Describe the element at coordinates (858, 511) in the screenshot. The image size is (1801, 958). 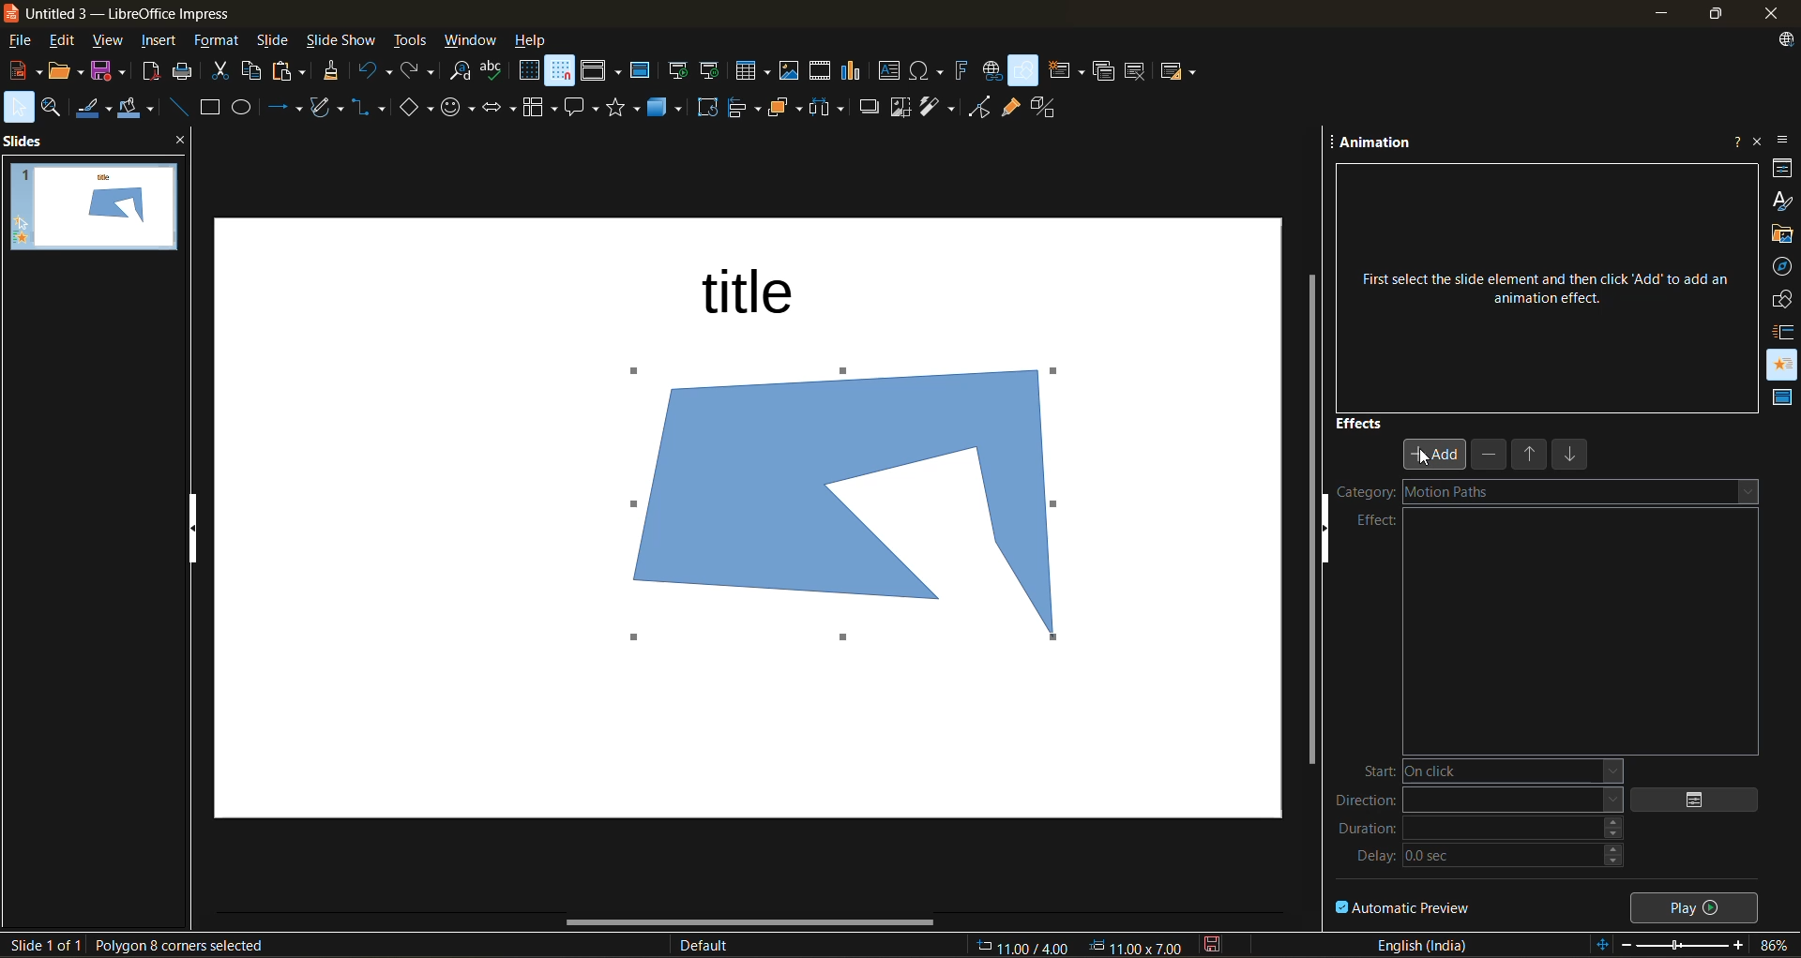
I see `shape inserted` at that location.